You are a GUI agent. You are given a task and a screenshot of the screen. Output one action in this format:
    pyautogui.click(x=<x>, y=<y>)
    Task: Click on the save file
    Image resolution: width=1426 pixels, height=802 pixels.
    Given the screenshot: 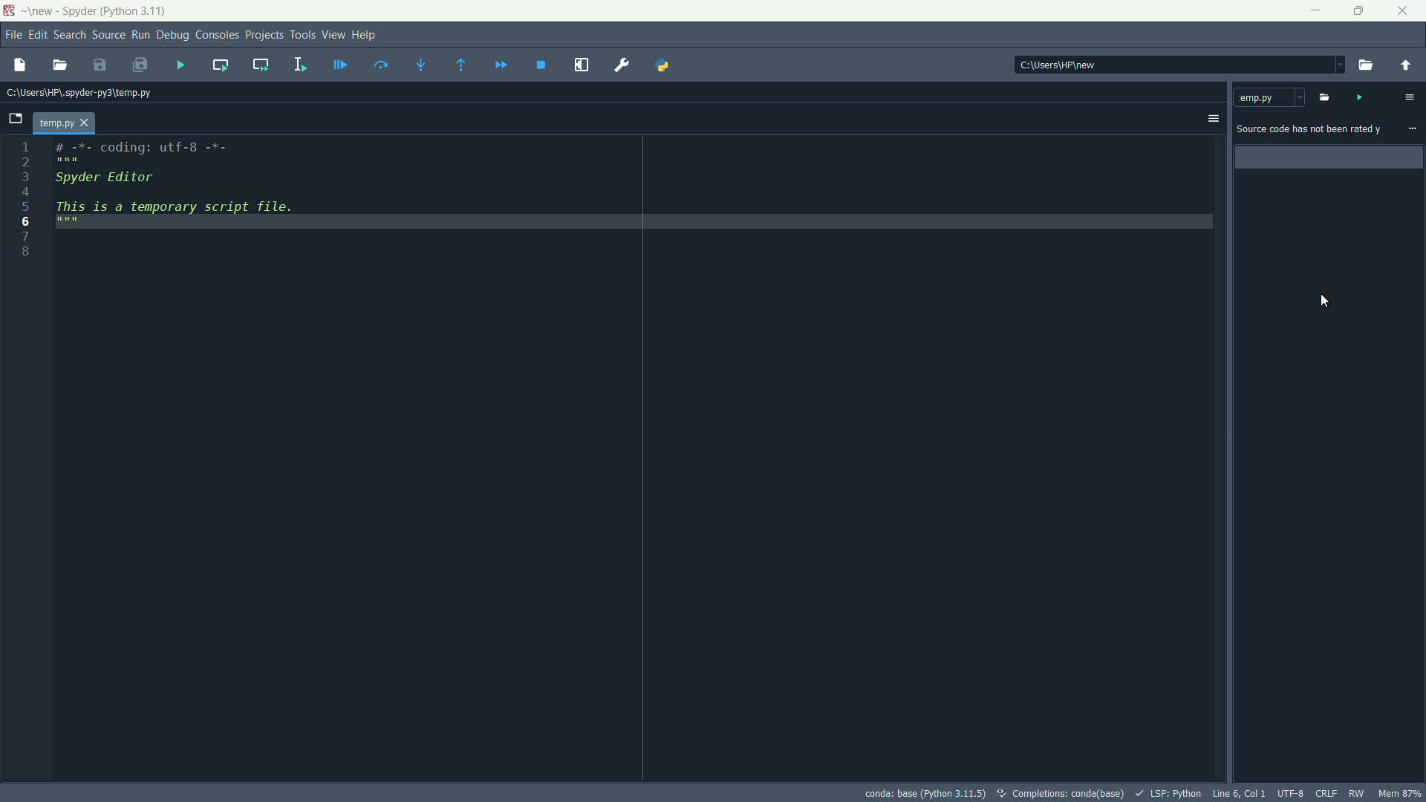 What is the action you would take?
    pyautogui.click(x=100, y=65)
    